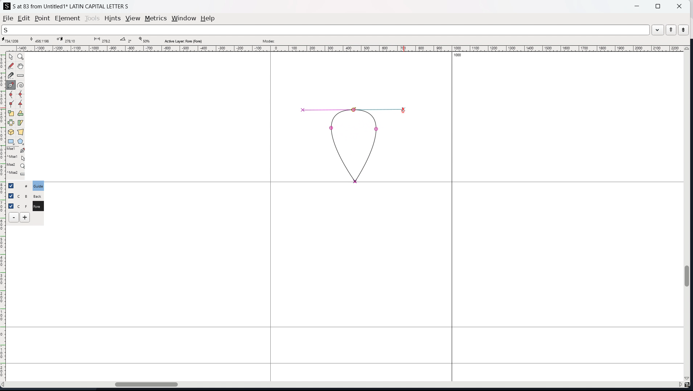 Image resolution: width=693 pixels, height=391 pixels. I want to click on curve point coordinate, so click(41, 40).